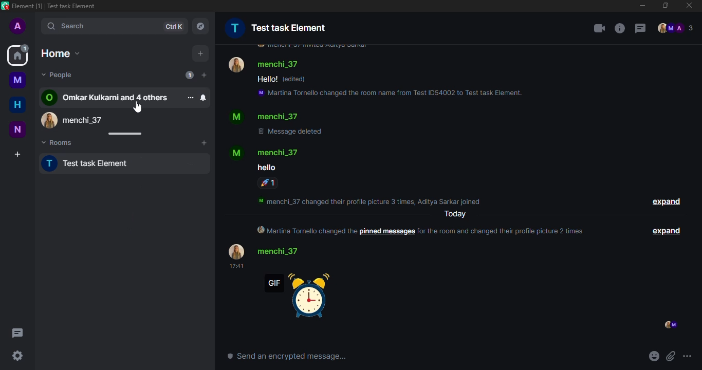 The width and height of the screenshot is (702, 370). What do you see at coordinates (79, 118) in the screenshot?
I see `menchi_37` at bounding box center [79, 118].